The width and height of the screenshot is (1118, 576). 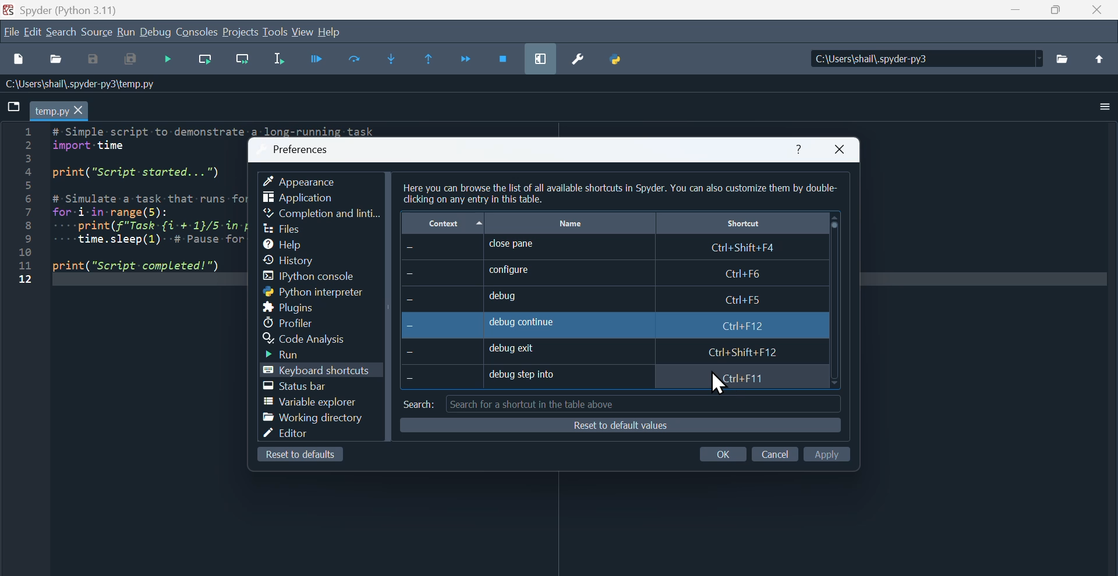 What do you see at coordinates (281, 61) in the screenshot?
I see `Run selection` at bounding box center [281, 61].